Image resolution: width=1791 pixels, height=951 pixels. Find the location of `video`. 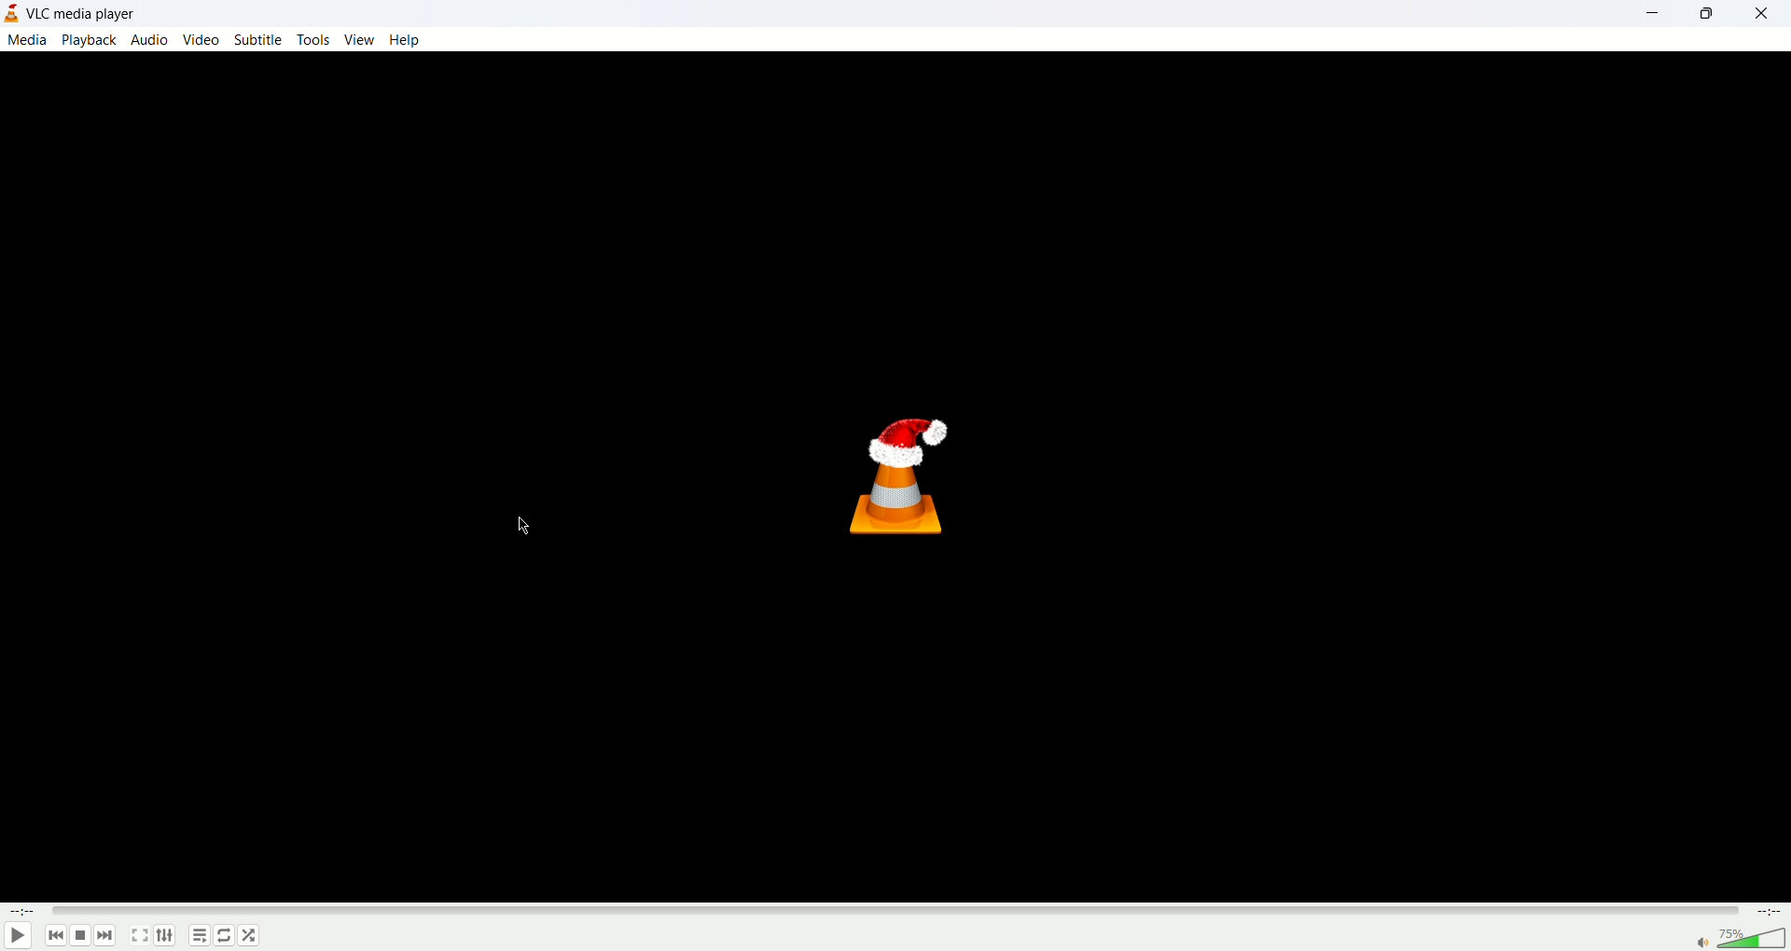

video is located at coordinates (203, 40).